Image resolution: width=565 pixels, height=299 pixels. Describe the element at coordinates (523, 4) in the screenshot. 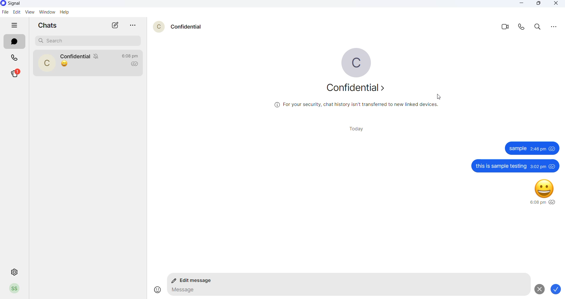

I see `minimize` at that location.